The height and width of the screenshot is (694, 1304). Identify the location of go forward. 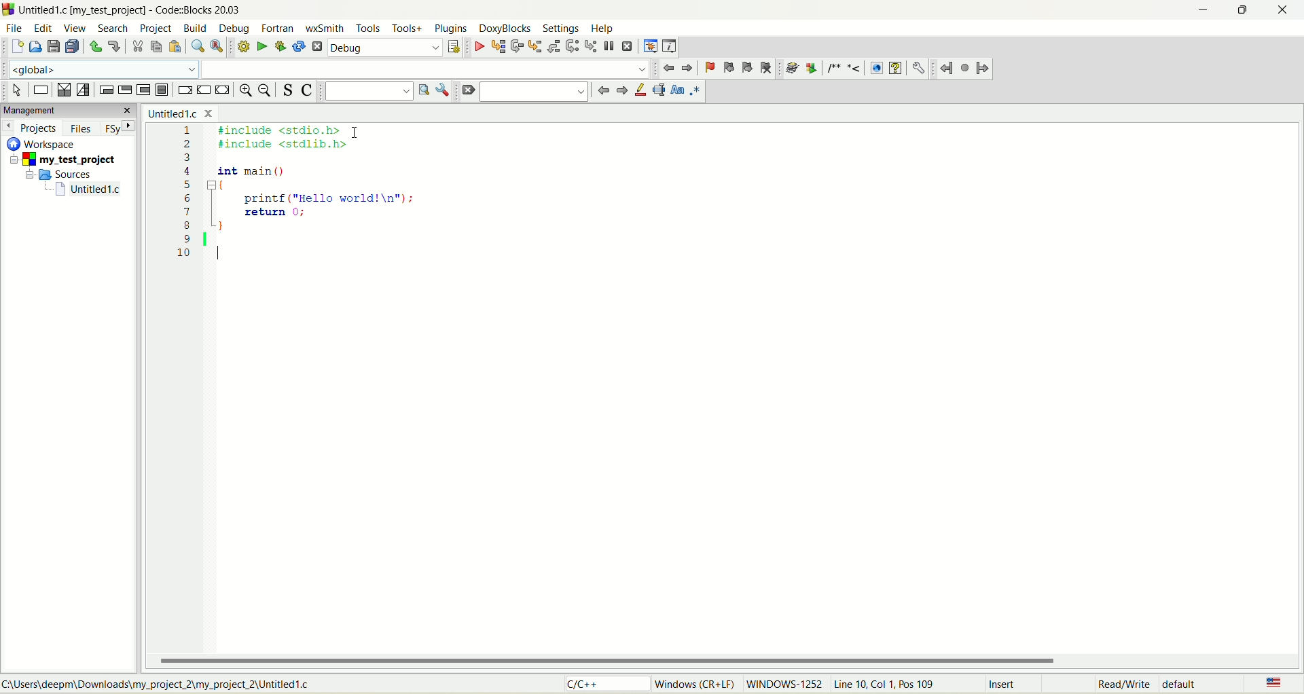
(602, 92).